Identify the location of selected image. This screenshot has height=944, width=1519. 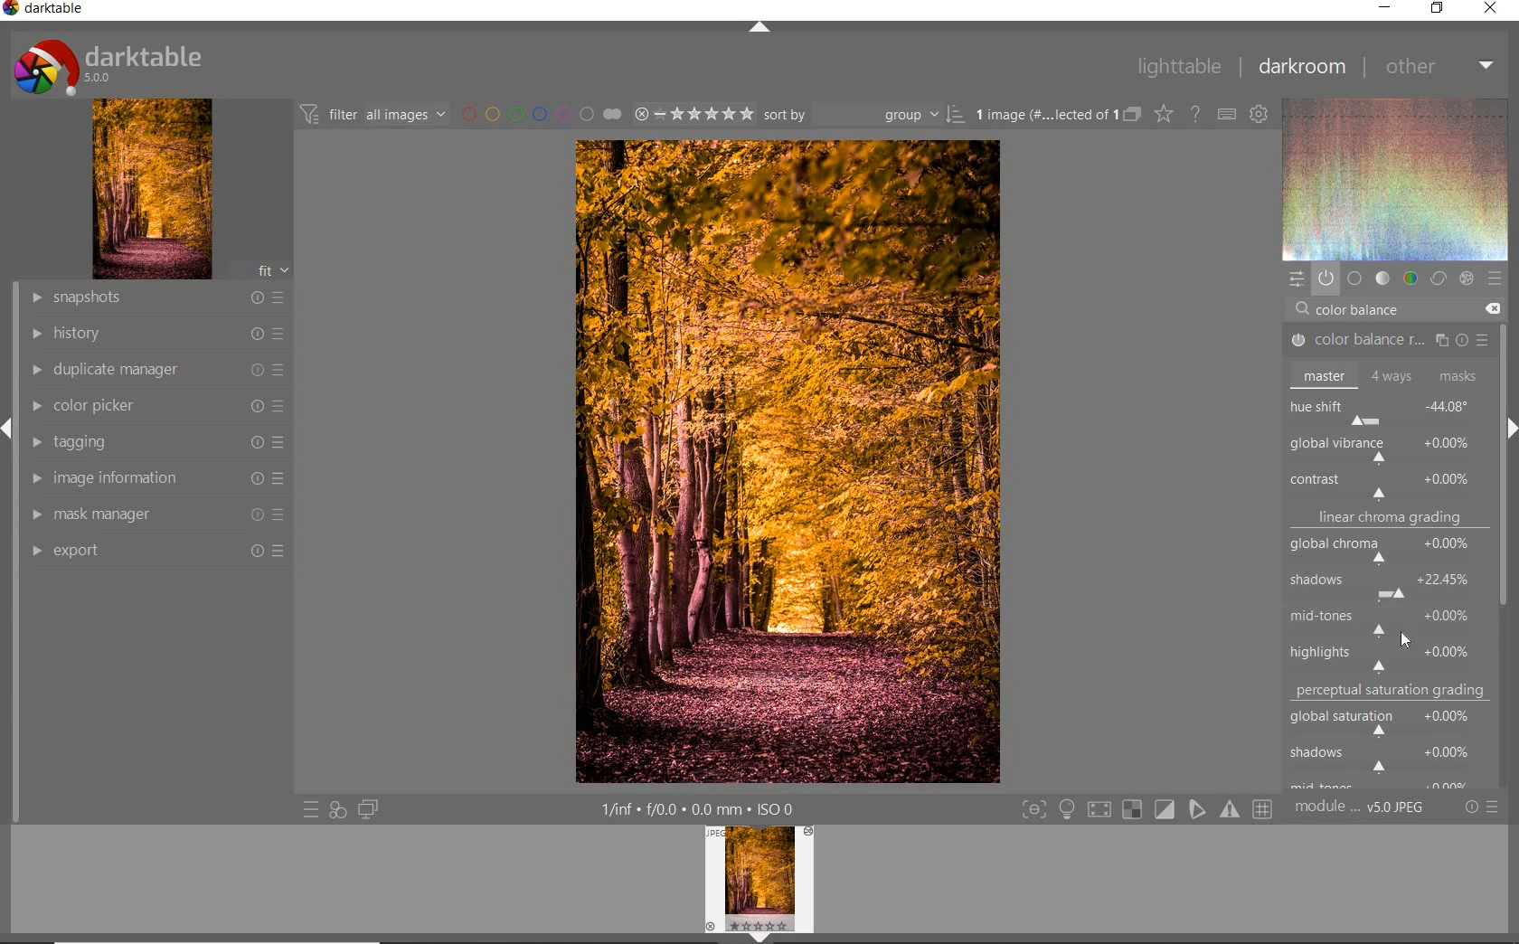
(787, 462).